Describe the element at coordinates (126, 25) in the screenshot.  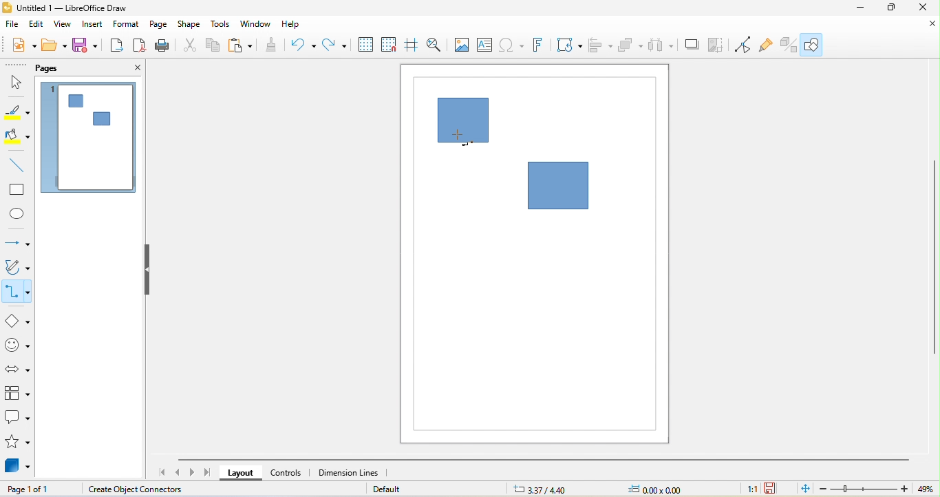
I see `format` at that location.